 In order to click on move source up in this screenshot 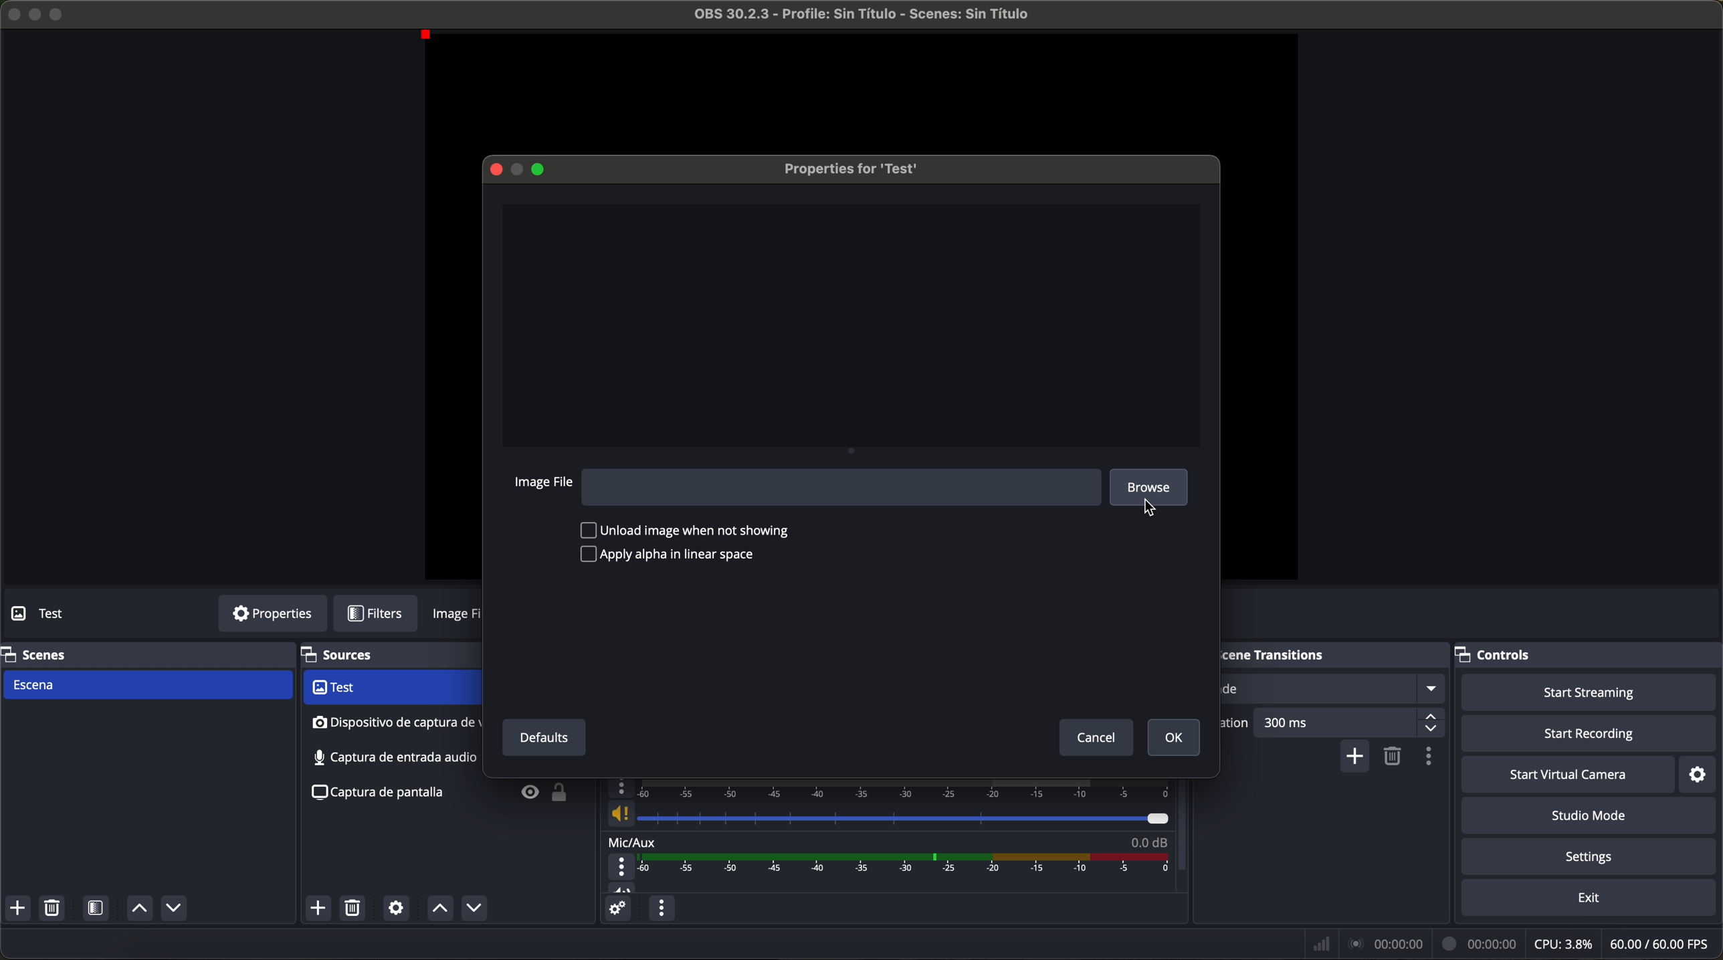, I will do `click(439, 908)`.